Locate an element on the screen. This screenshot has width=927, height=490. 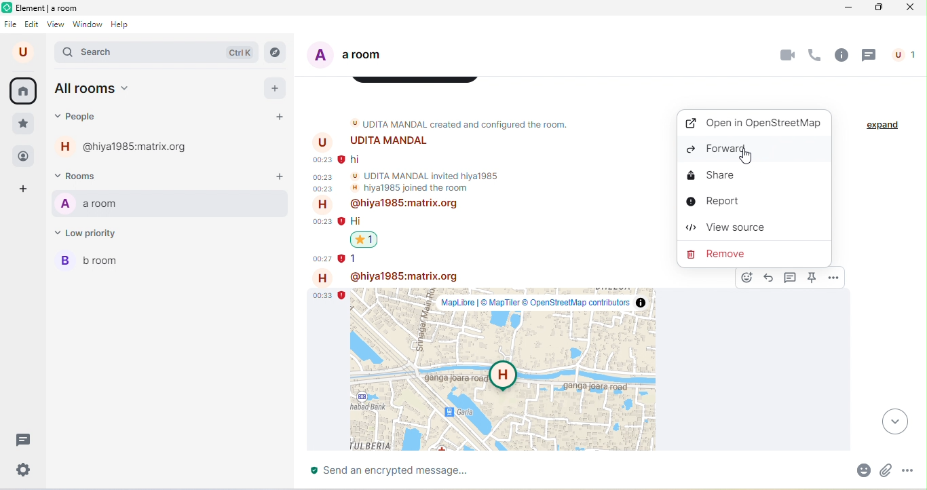
options is located at coordinates (833, 276).